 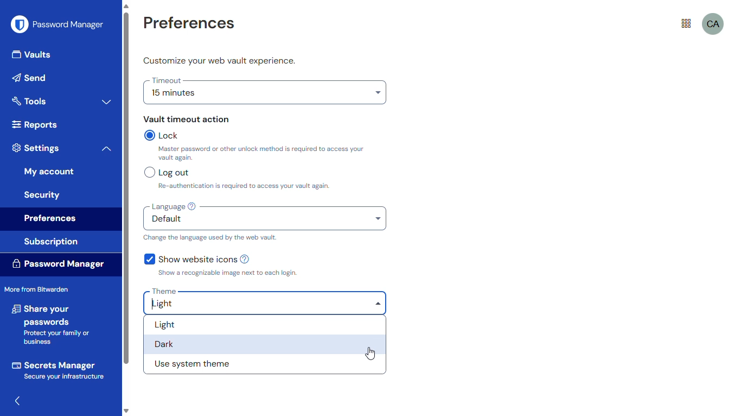 What do you see at coordinates (265, 95) in the screenshot?
I see `15 minutes` at bounding box center [265, 95].